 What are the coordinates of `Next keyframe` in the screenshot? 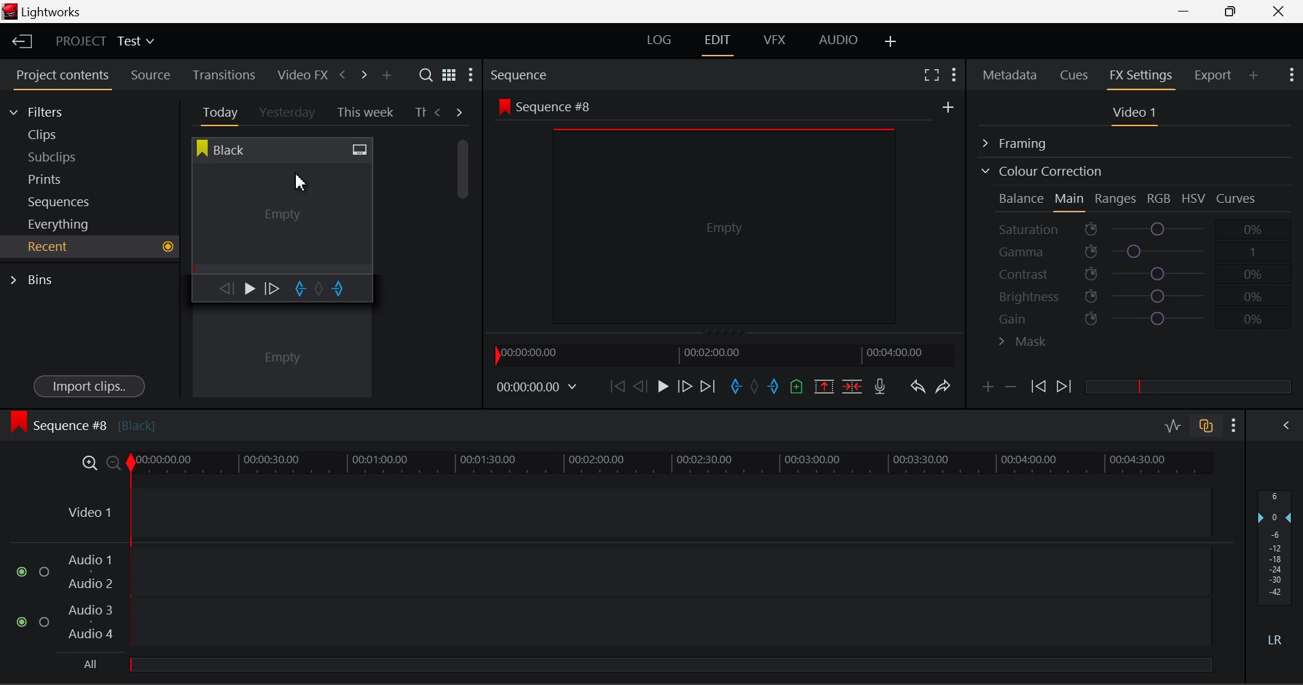 It's located at (1065, 387).